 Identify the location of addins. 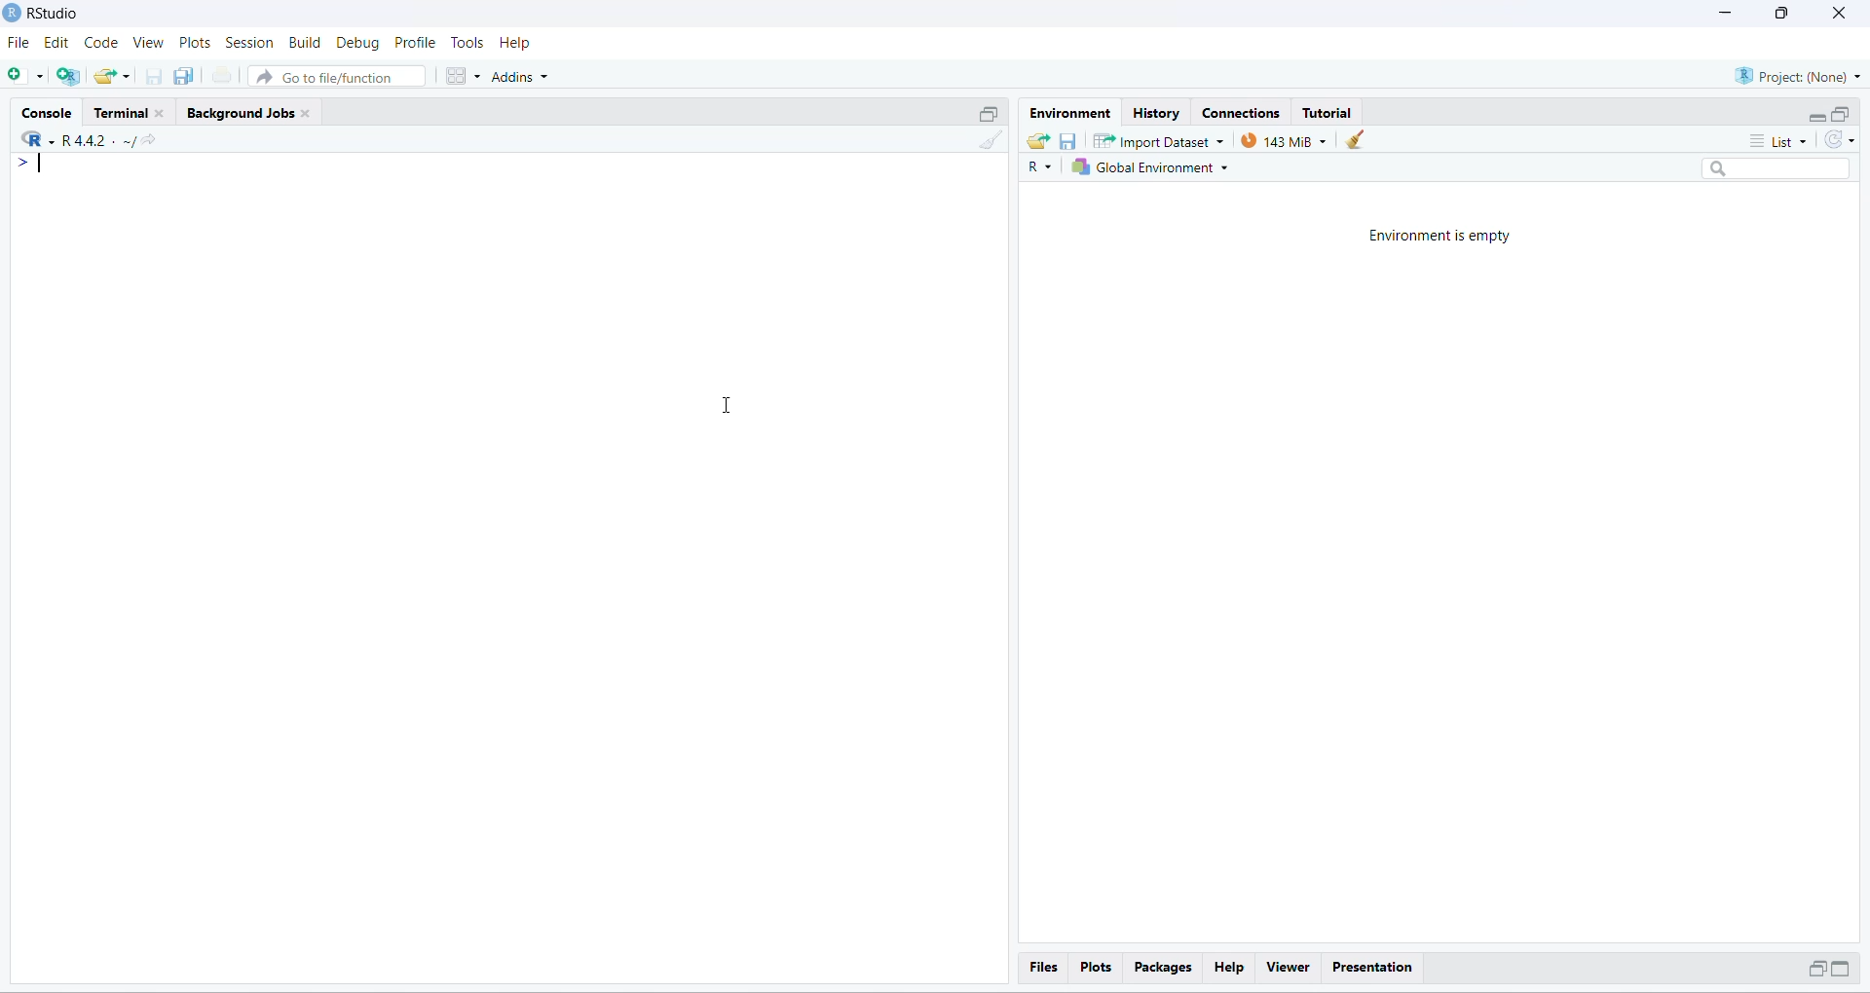
(523, 77).